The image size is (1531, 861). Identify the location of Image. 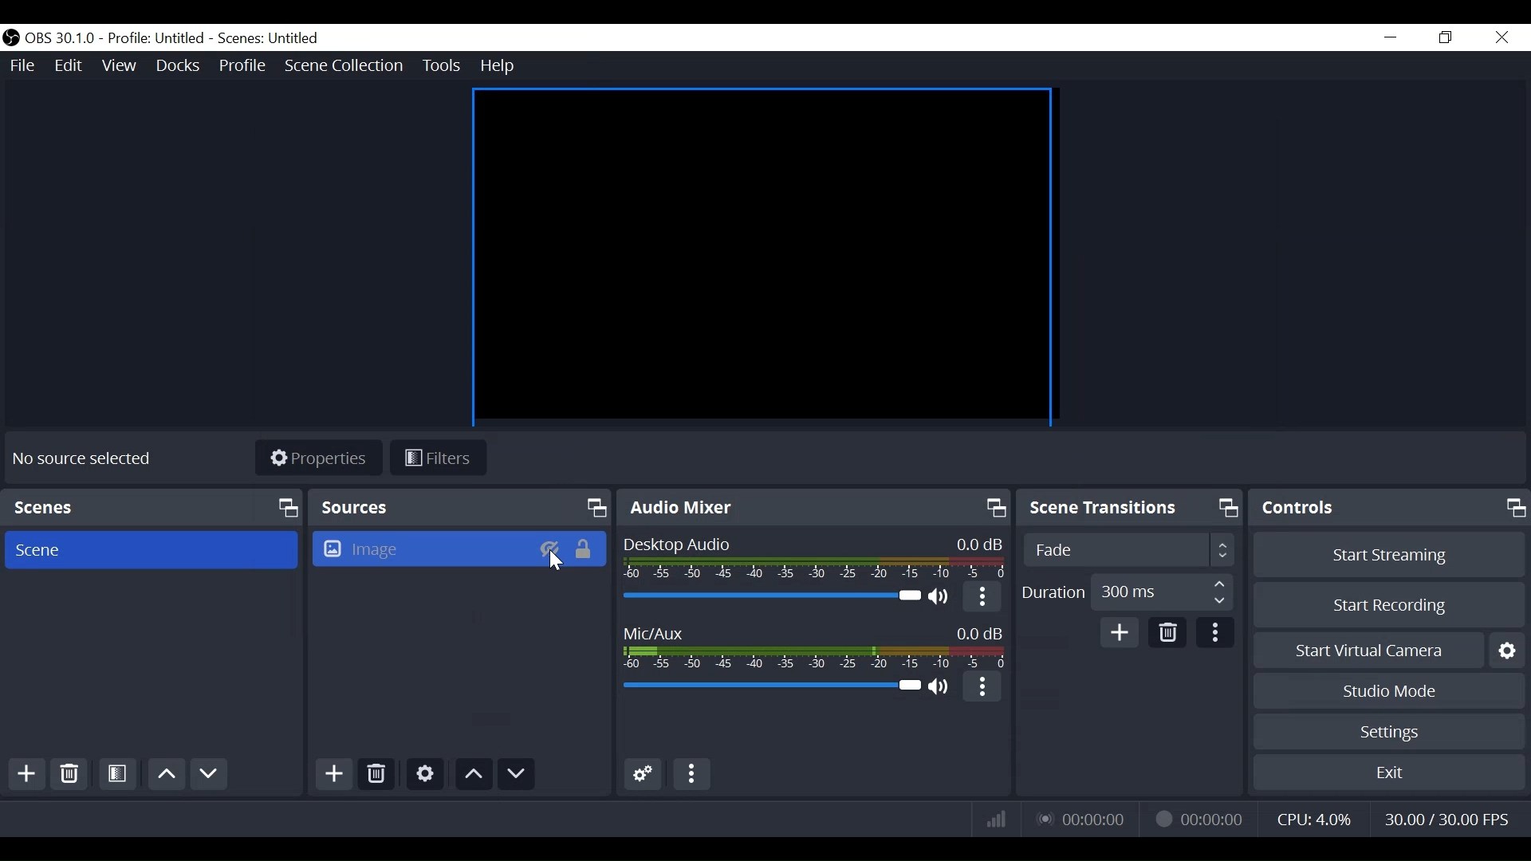
(419, 548).